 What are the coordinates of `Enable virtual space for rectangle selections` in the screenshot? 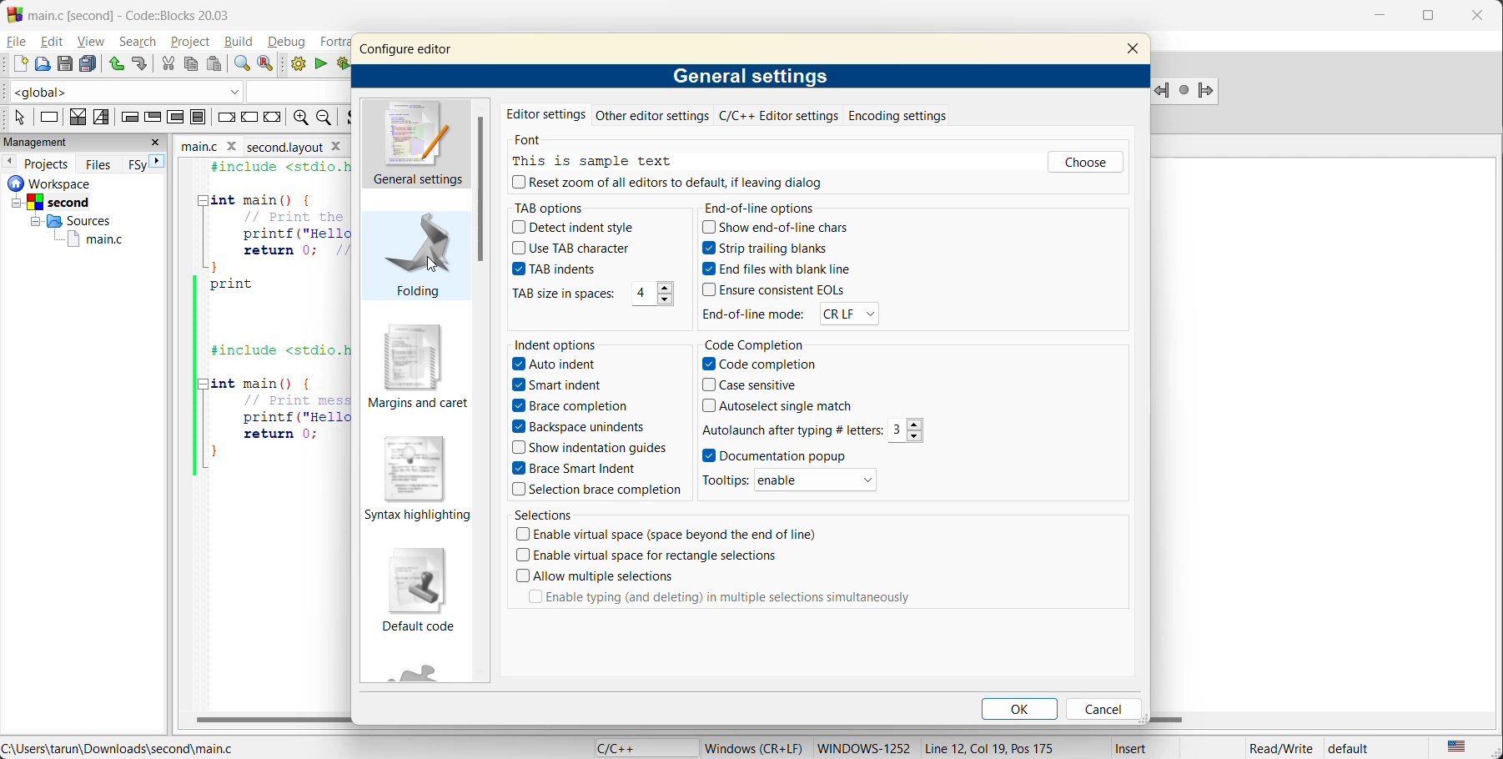 It's located at (650, 555).